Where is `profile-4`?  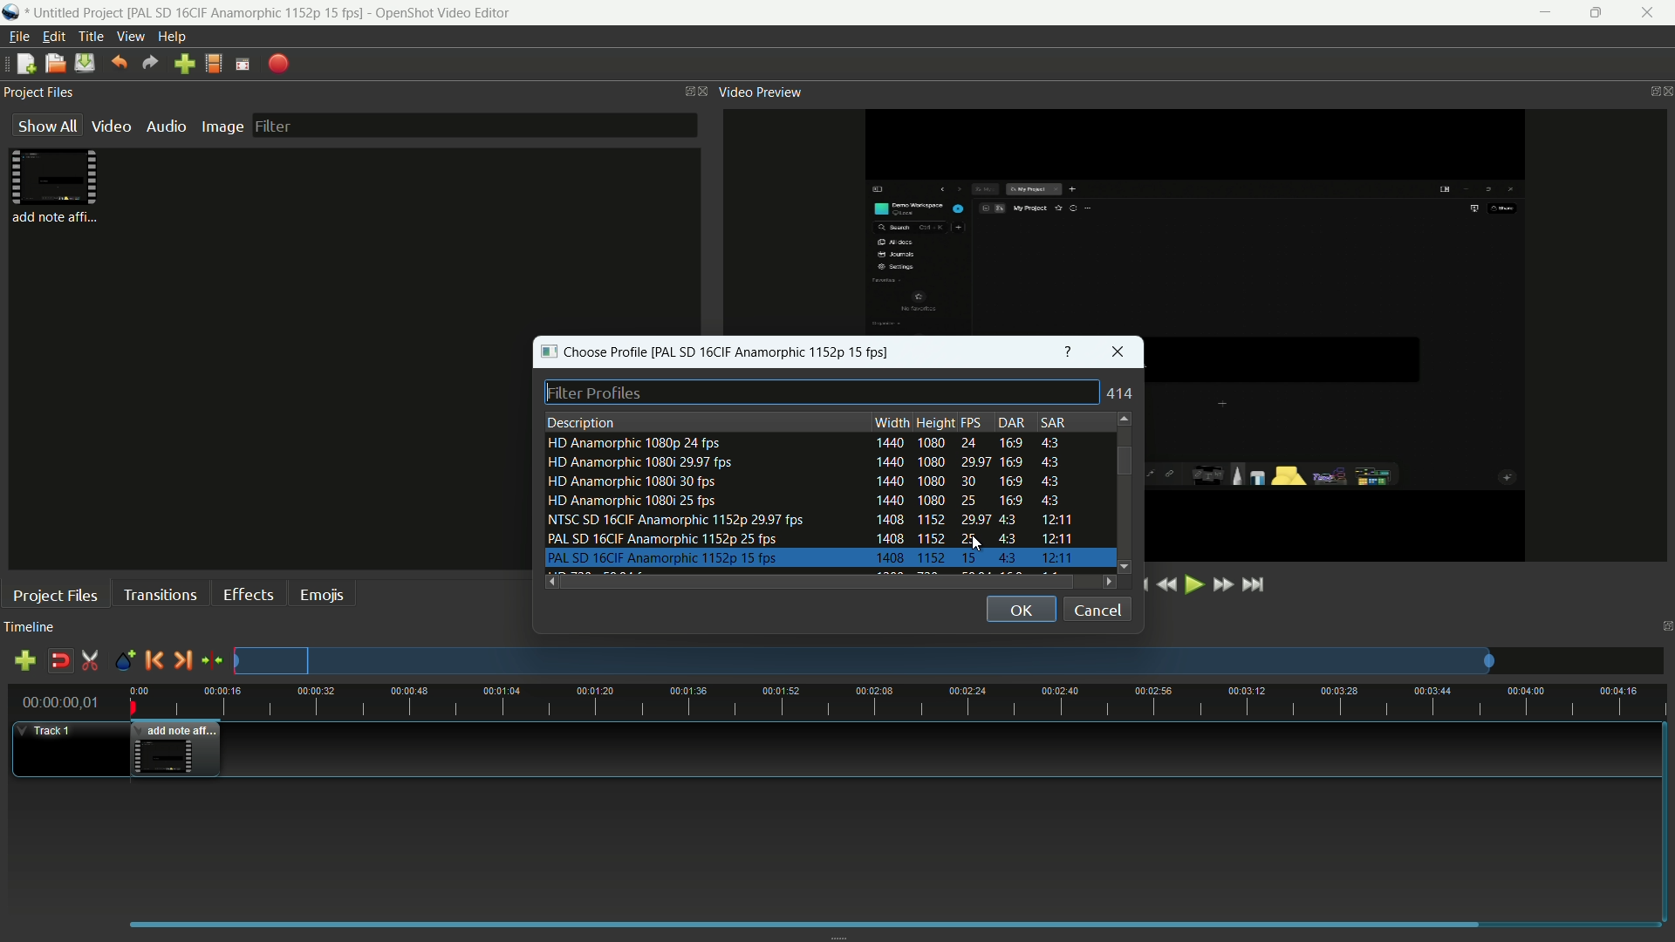
profile-4 is located at coordinates (804, 502).